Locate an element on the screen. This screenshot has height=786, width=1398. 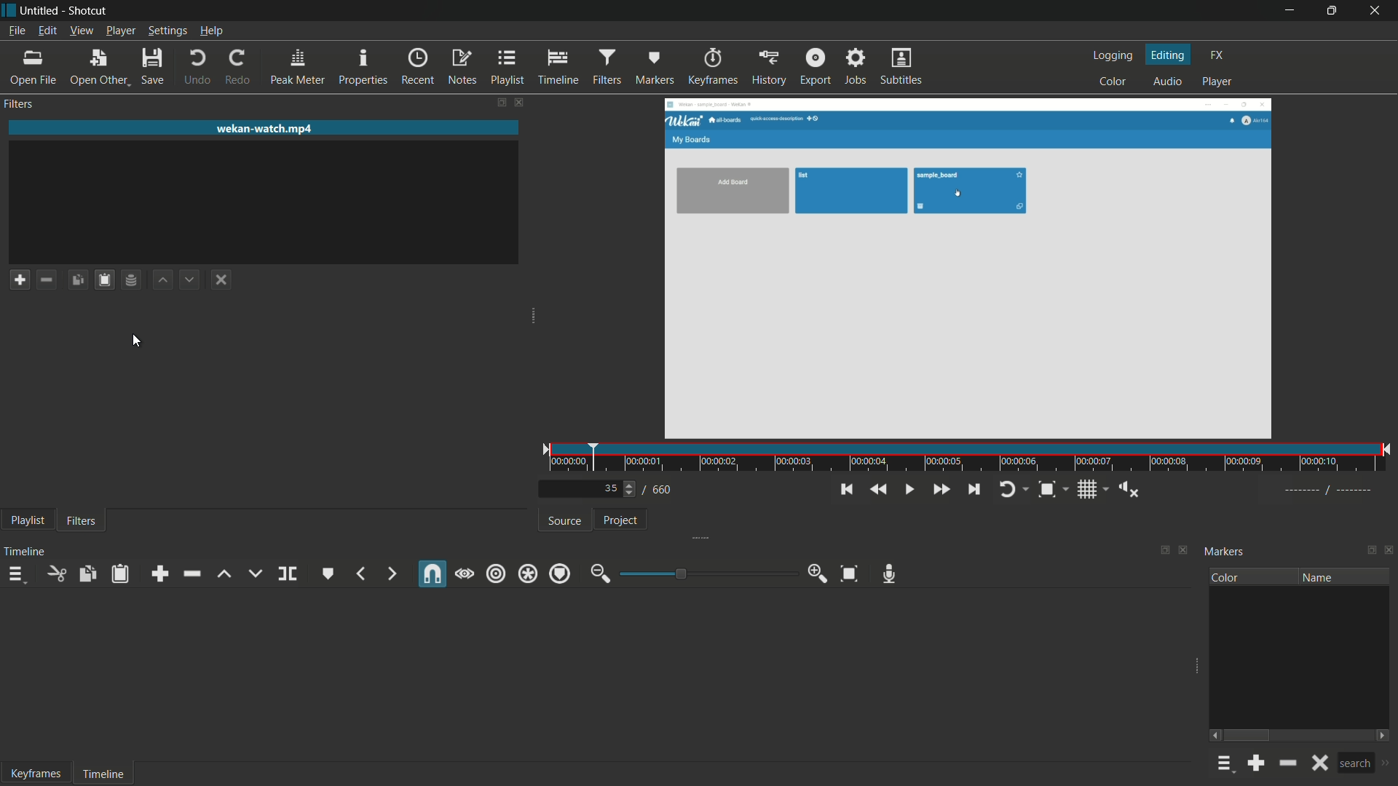
previous marker is located at coordinates (364, 573).